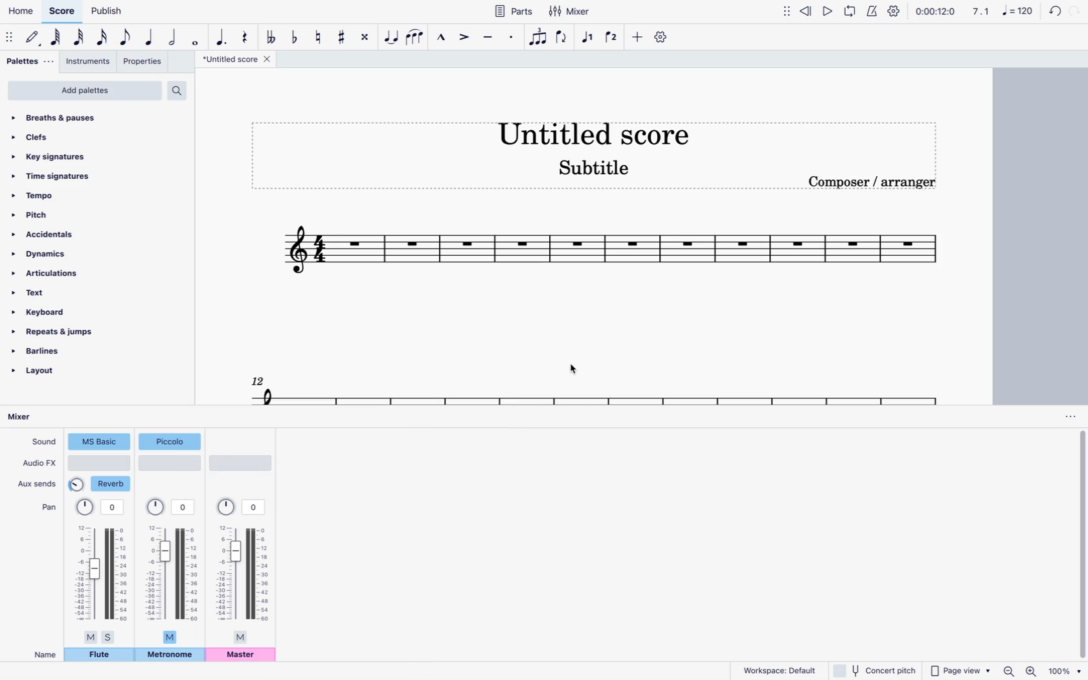 This screenshot has height=680, width=1088. What do you see at coordinates (244, 571) in the screenshot?
I see `pan` at bounding box center [244, 571].